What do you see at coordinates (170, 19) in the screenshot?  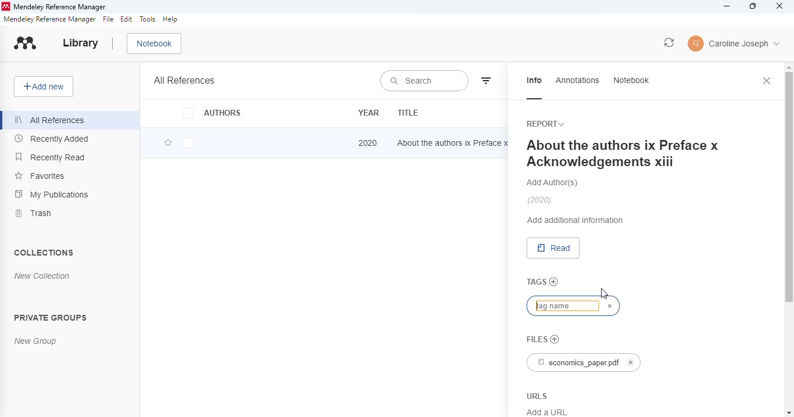 I see `help` at bounding box center [170, 19].